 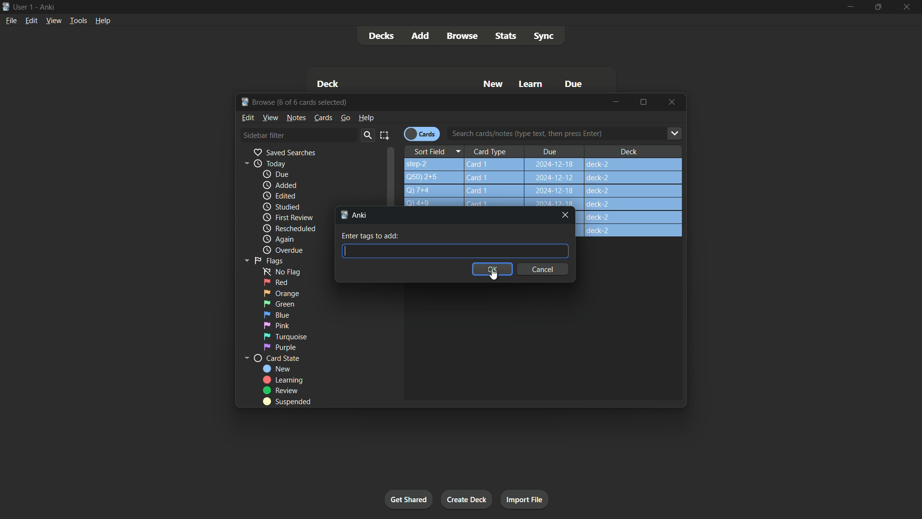 What do you see at coordinates (672, 103) in the screenshot?
I see `Close browse` at bounding box center [672, 103].